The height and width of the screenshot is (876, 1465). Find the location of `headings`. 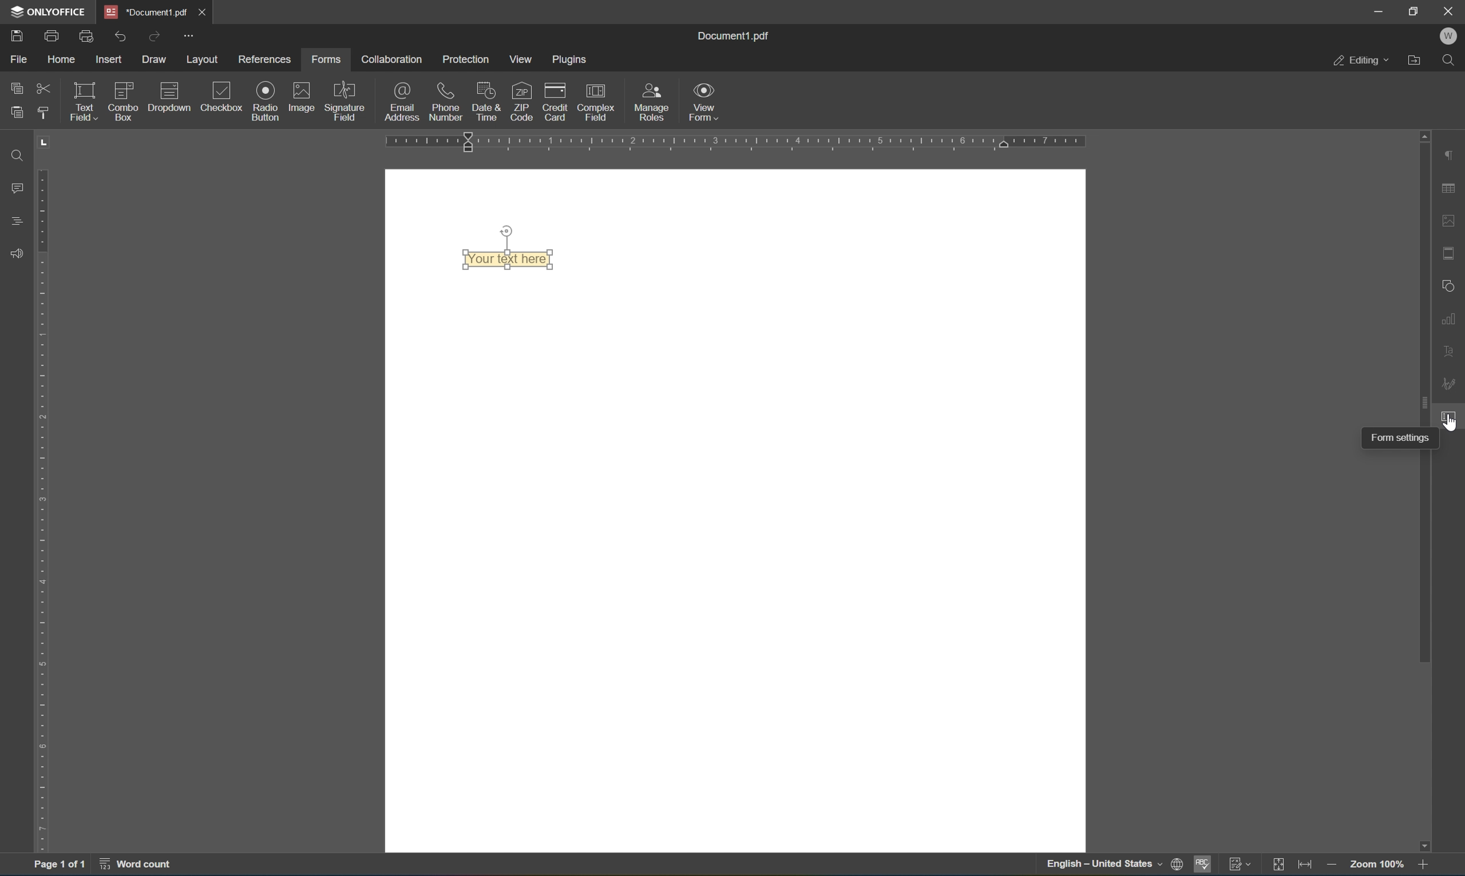

headings is located at coordinates (14, 221).